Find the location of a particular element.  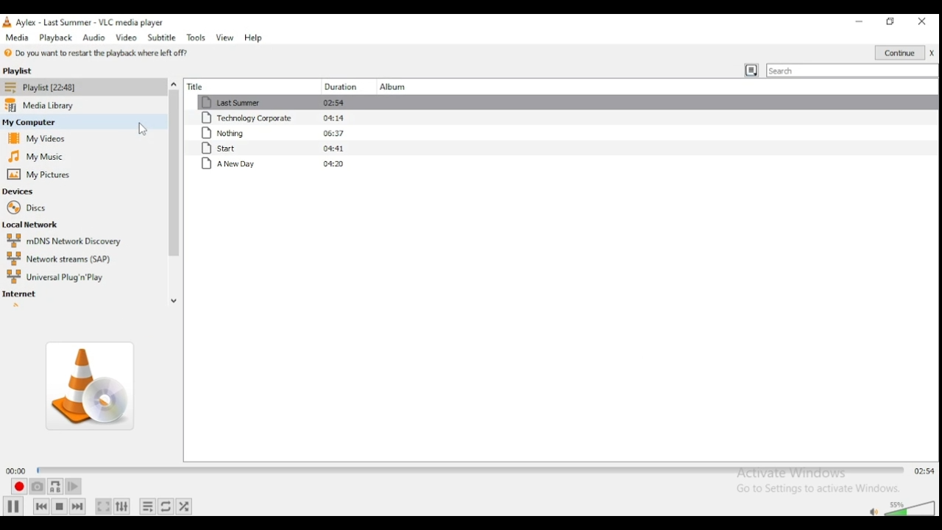

cursor is located at coordinates (138, 129).